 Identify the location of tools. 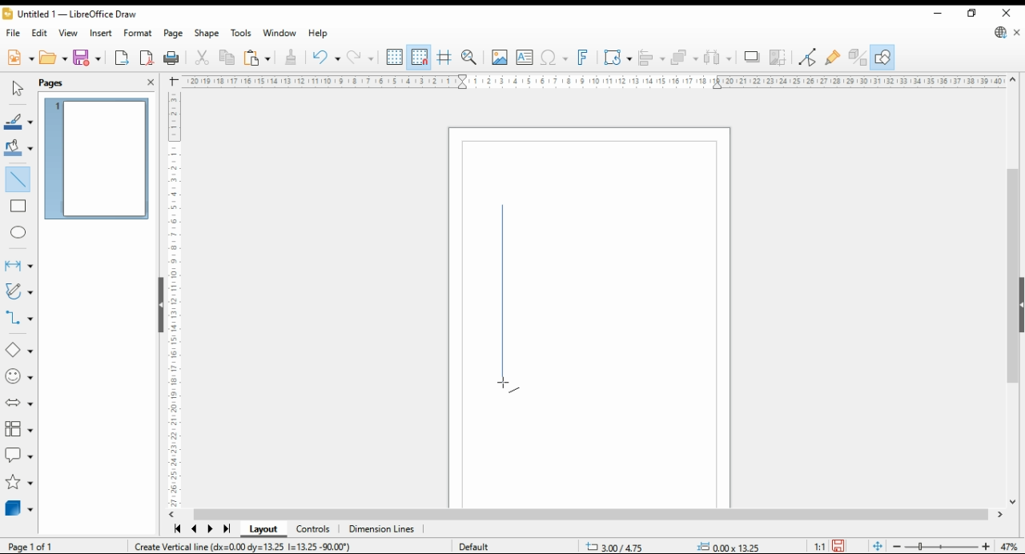
(241, 32).